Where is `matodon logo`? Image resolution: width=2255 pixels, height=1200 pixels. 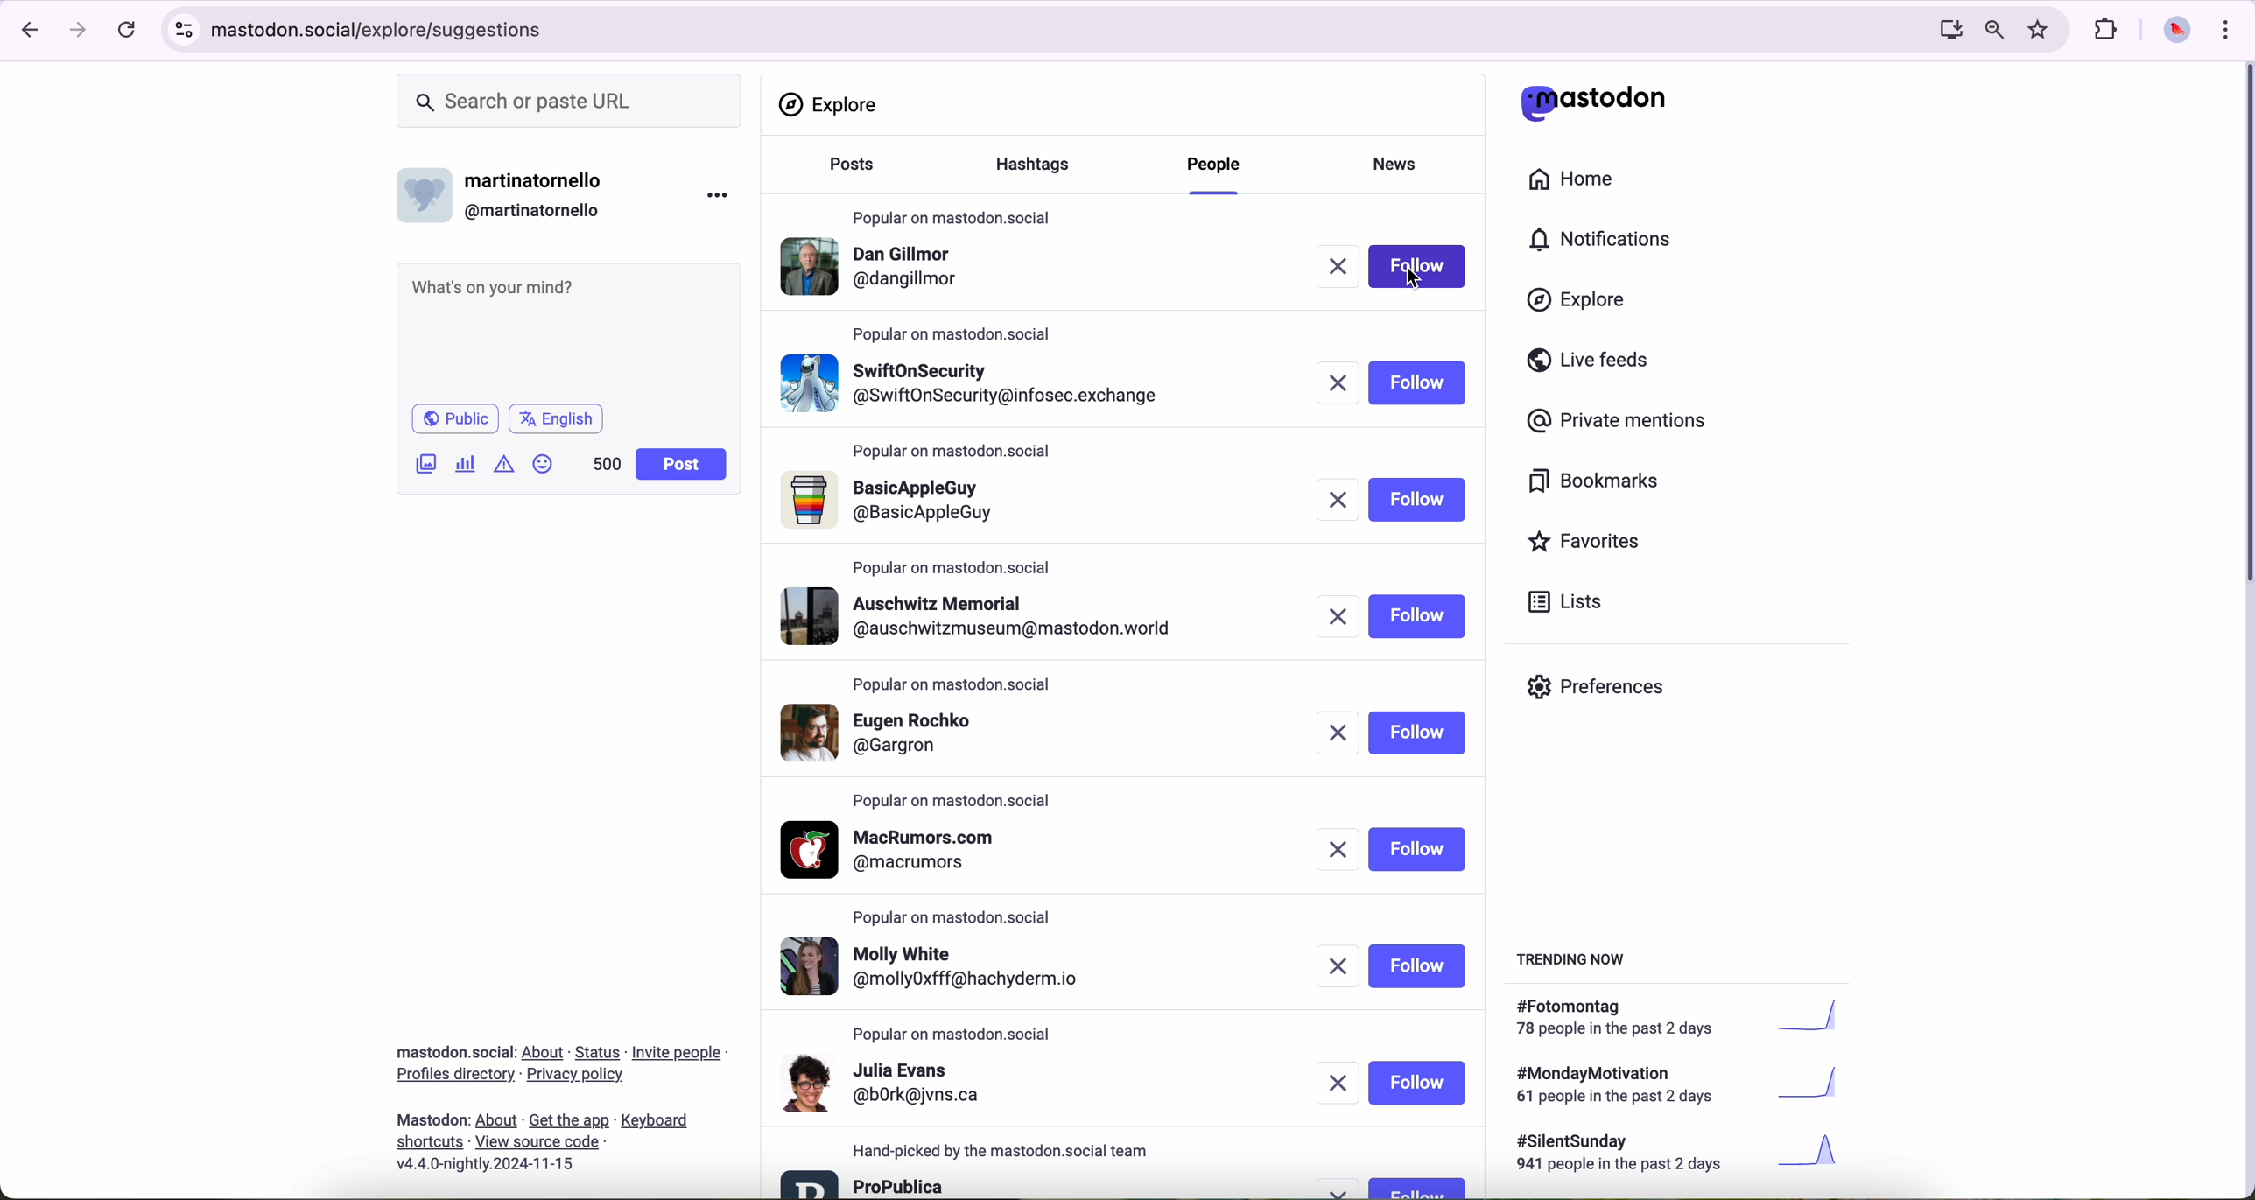 matodon logo is located at coordinates (1594, 102).